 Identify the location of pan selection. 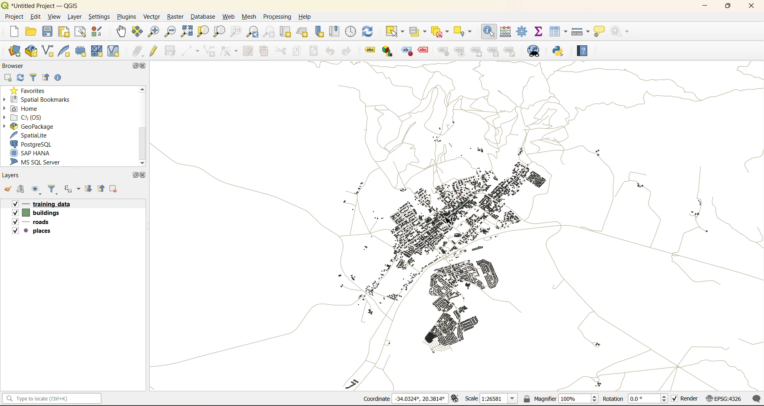
(138, 32).